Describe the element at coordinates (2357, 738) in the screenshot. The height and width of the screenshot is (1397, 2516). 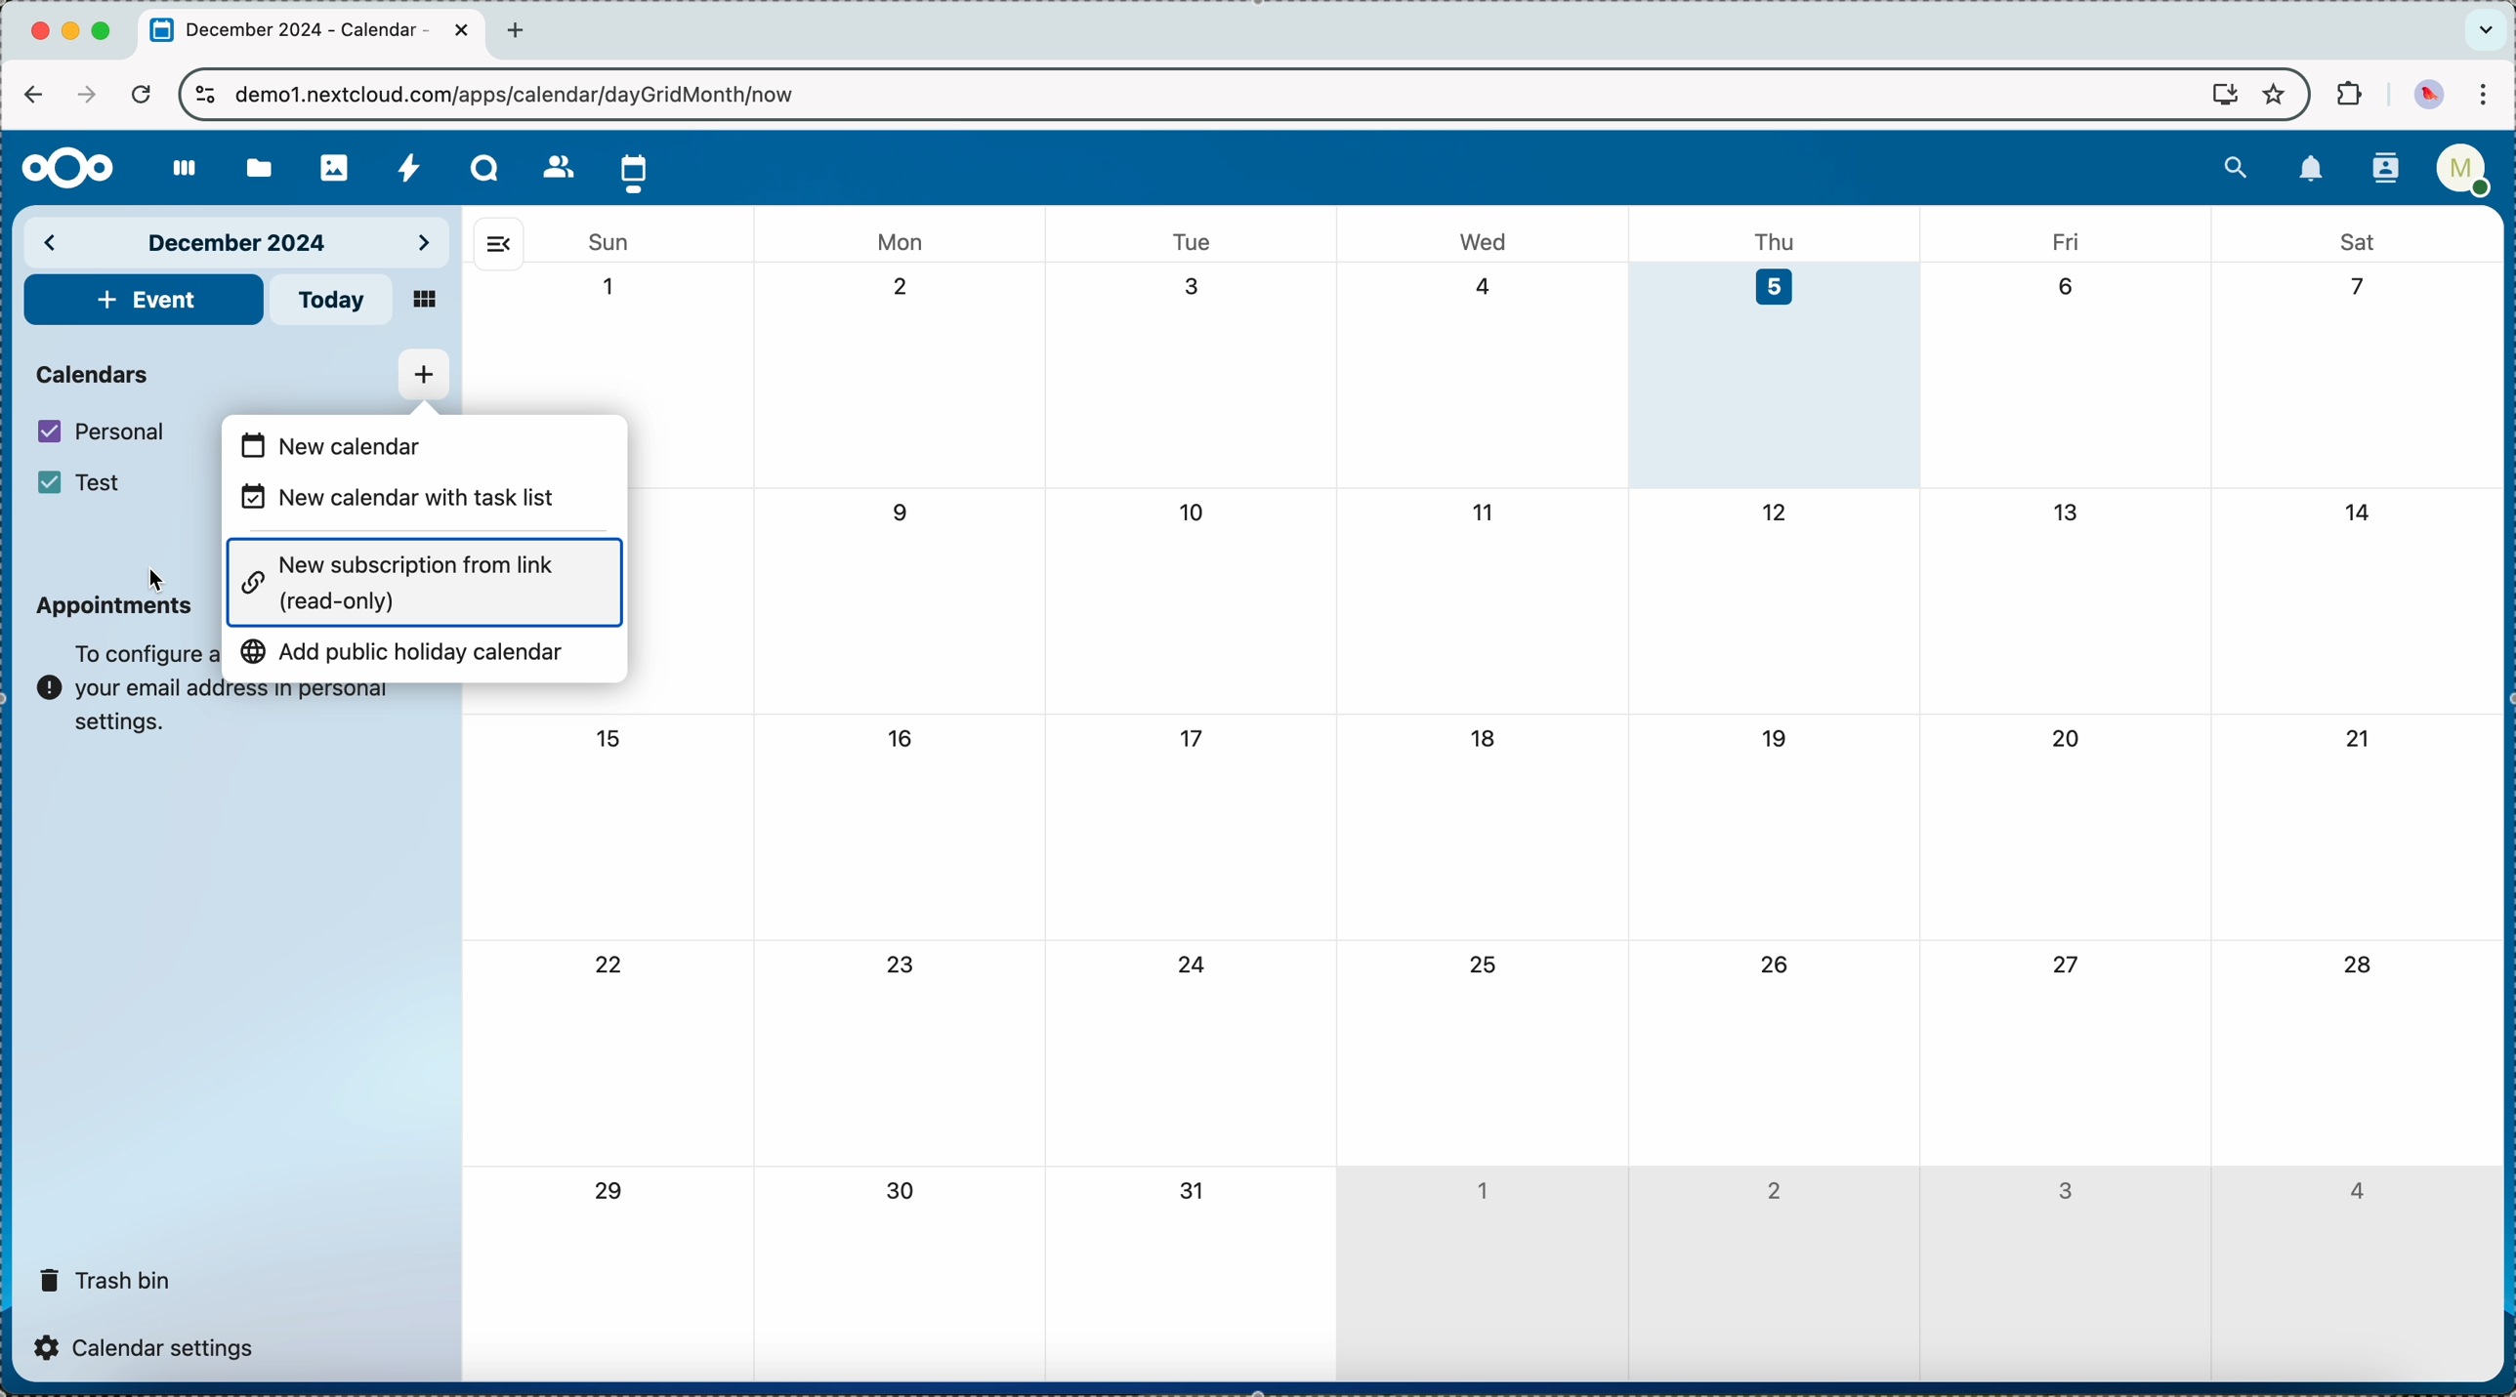
I see `21` at that location.